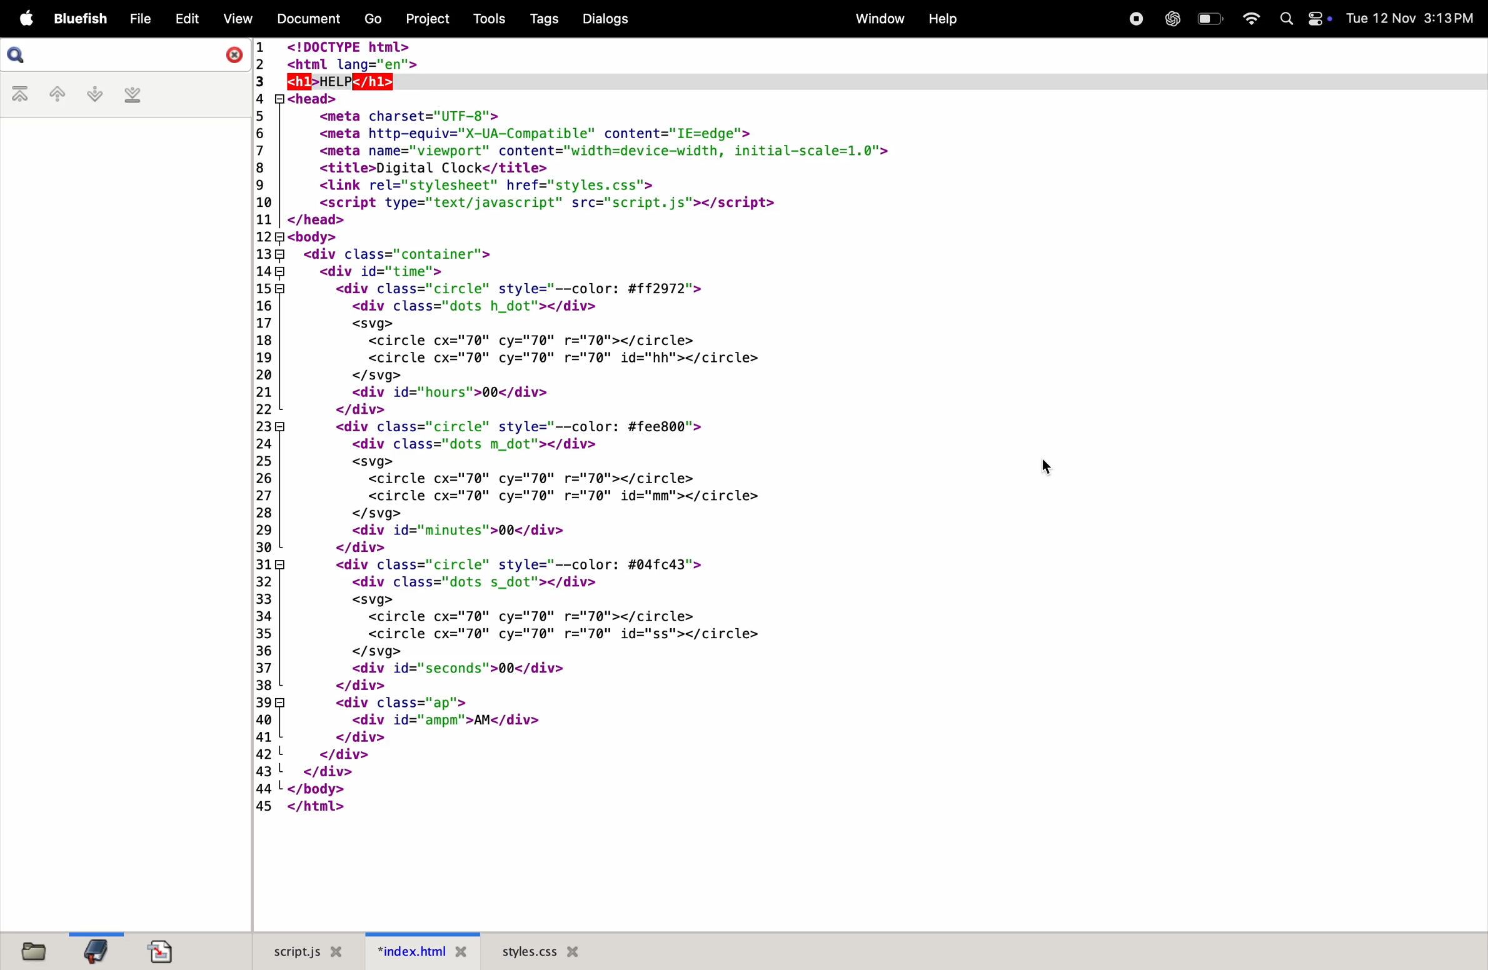  Describe the element at coordinates (1247, 19) in the screenshot. I see `wifi` at that location.